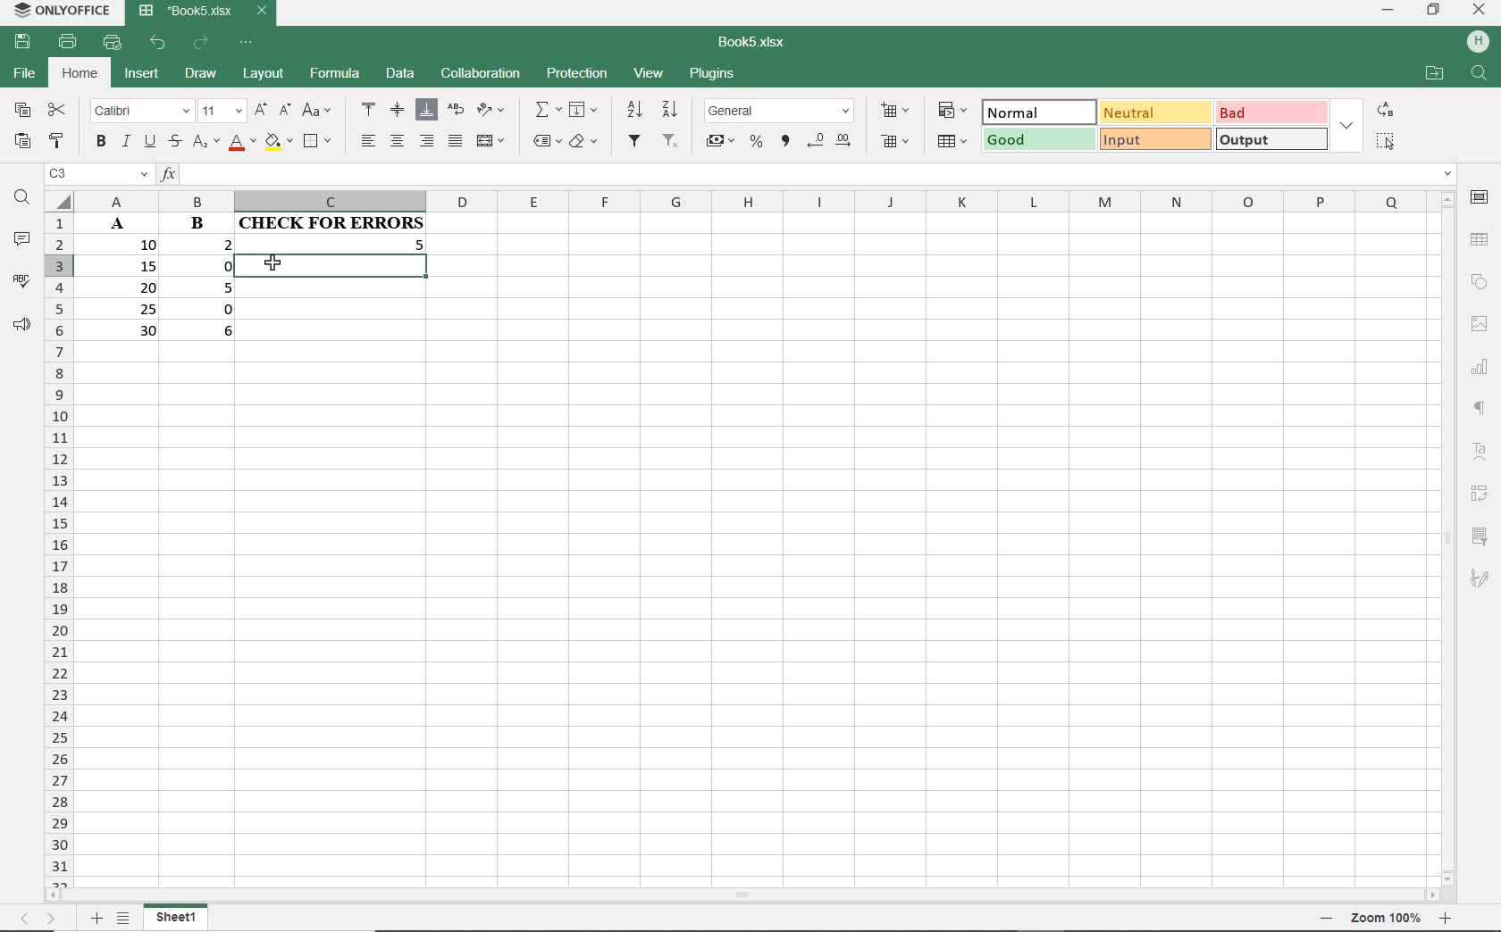 The height and width of the screenshot is (932, 1501). What do you see at coordinates (19, 321) in the screenshot?
I see `FEEDBACK & SUPPORT` at bounding box center [19, 321].